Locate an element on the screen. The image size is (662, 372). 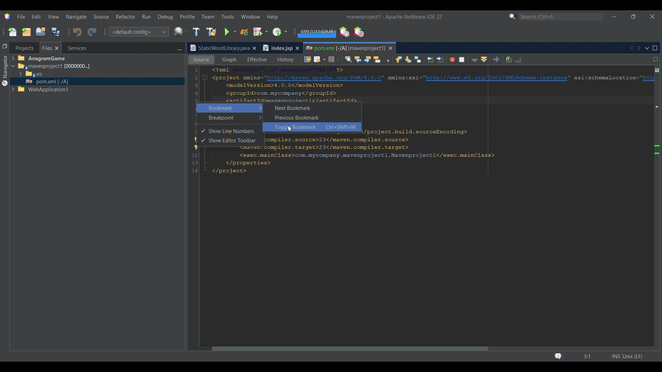
Comment is located at coordinates (507, 59).